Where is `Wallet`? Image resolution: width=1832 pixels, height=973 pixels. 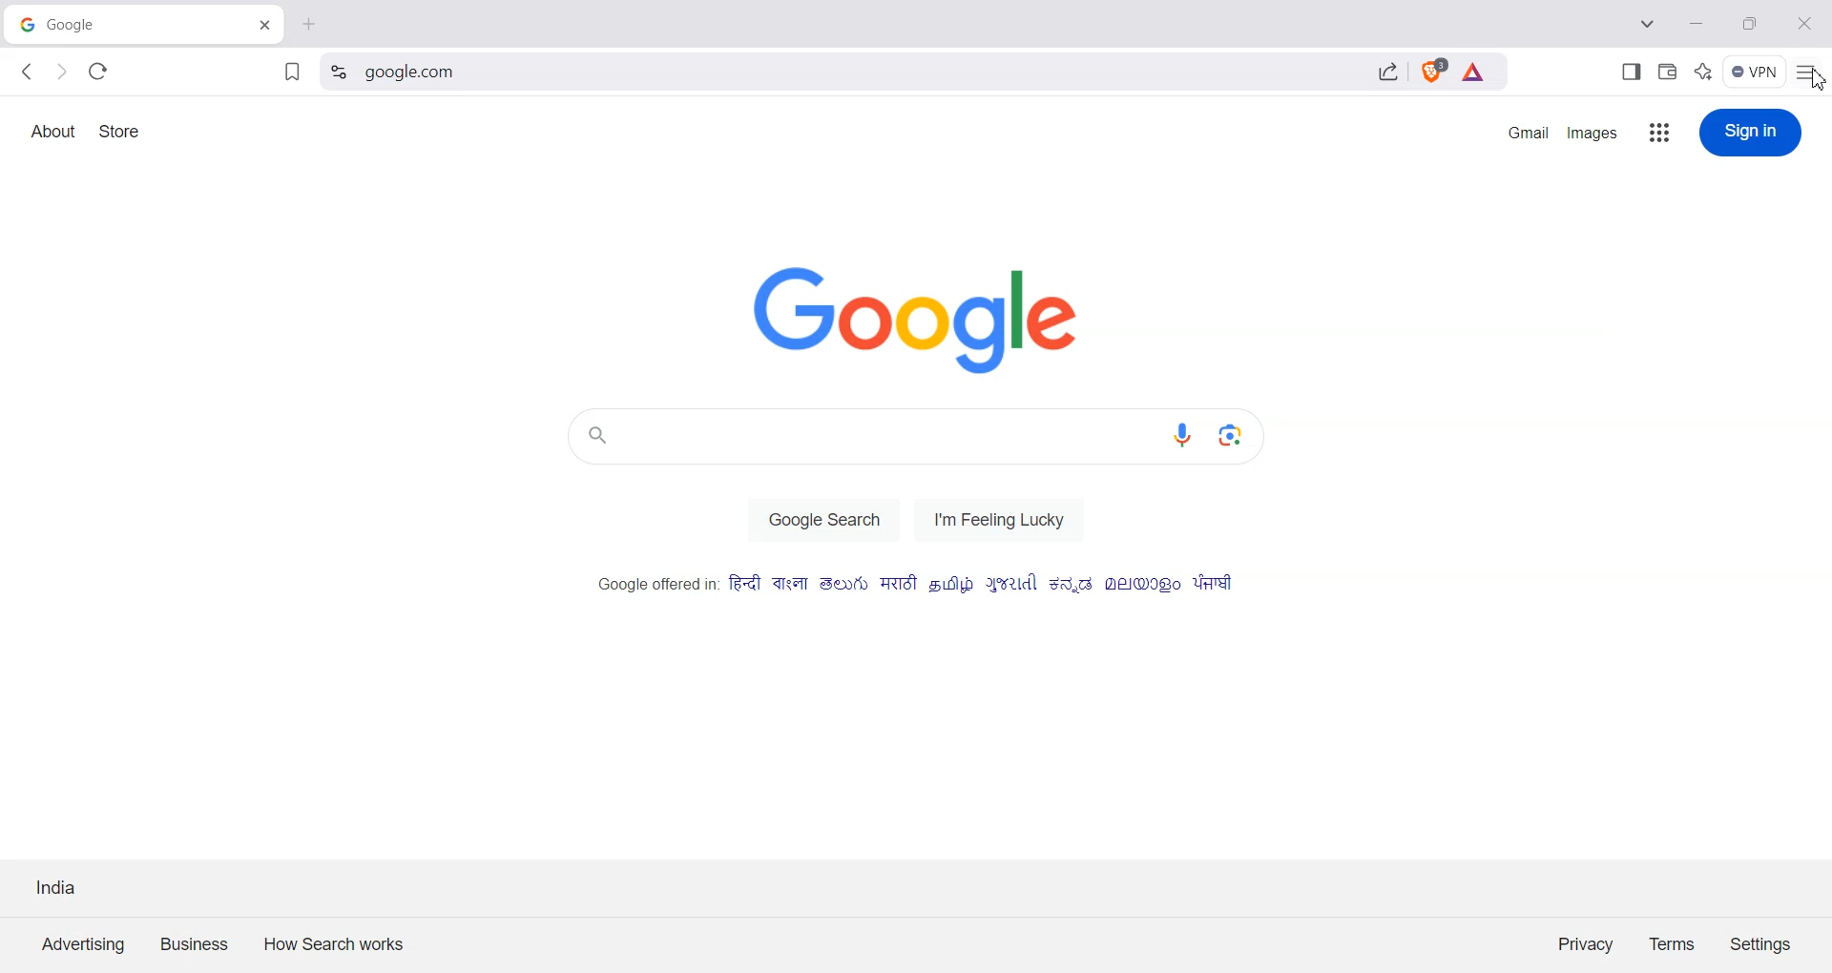
Wallet is located at coordinates (1668, 70).